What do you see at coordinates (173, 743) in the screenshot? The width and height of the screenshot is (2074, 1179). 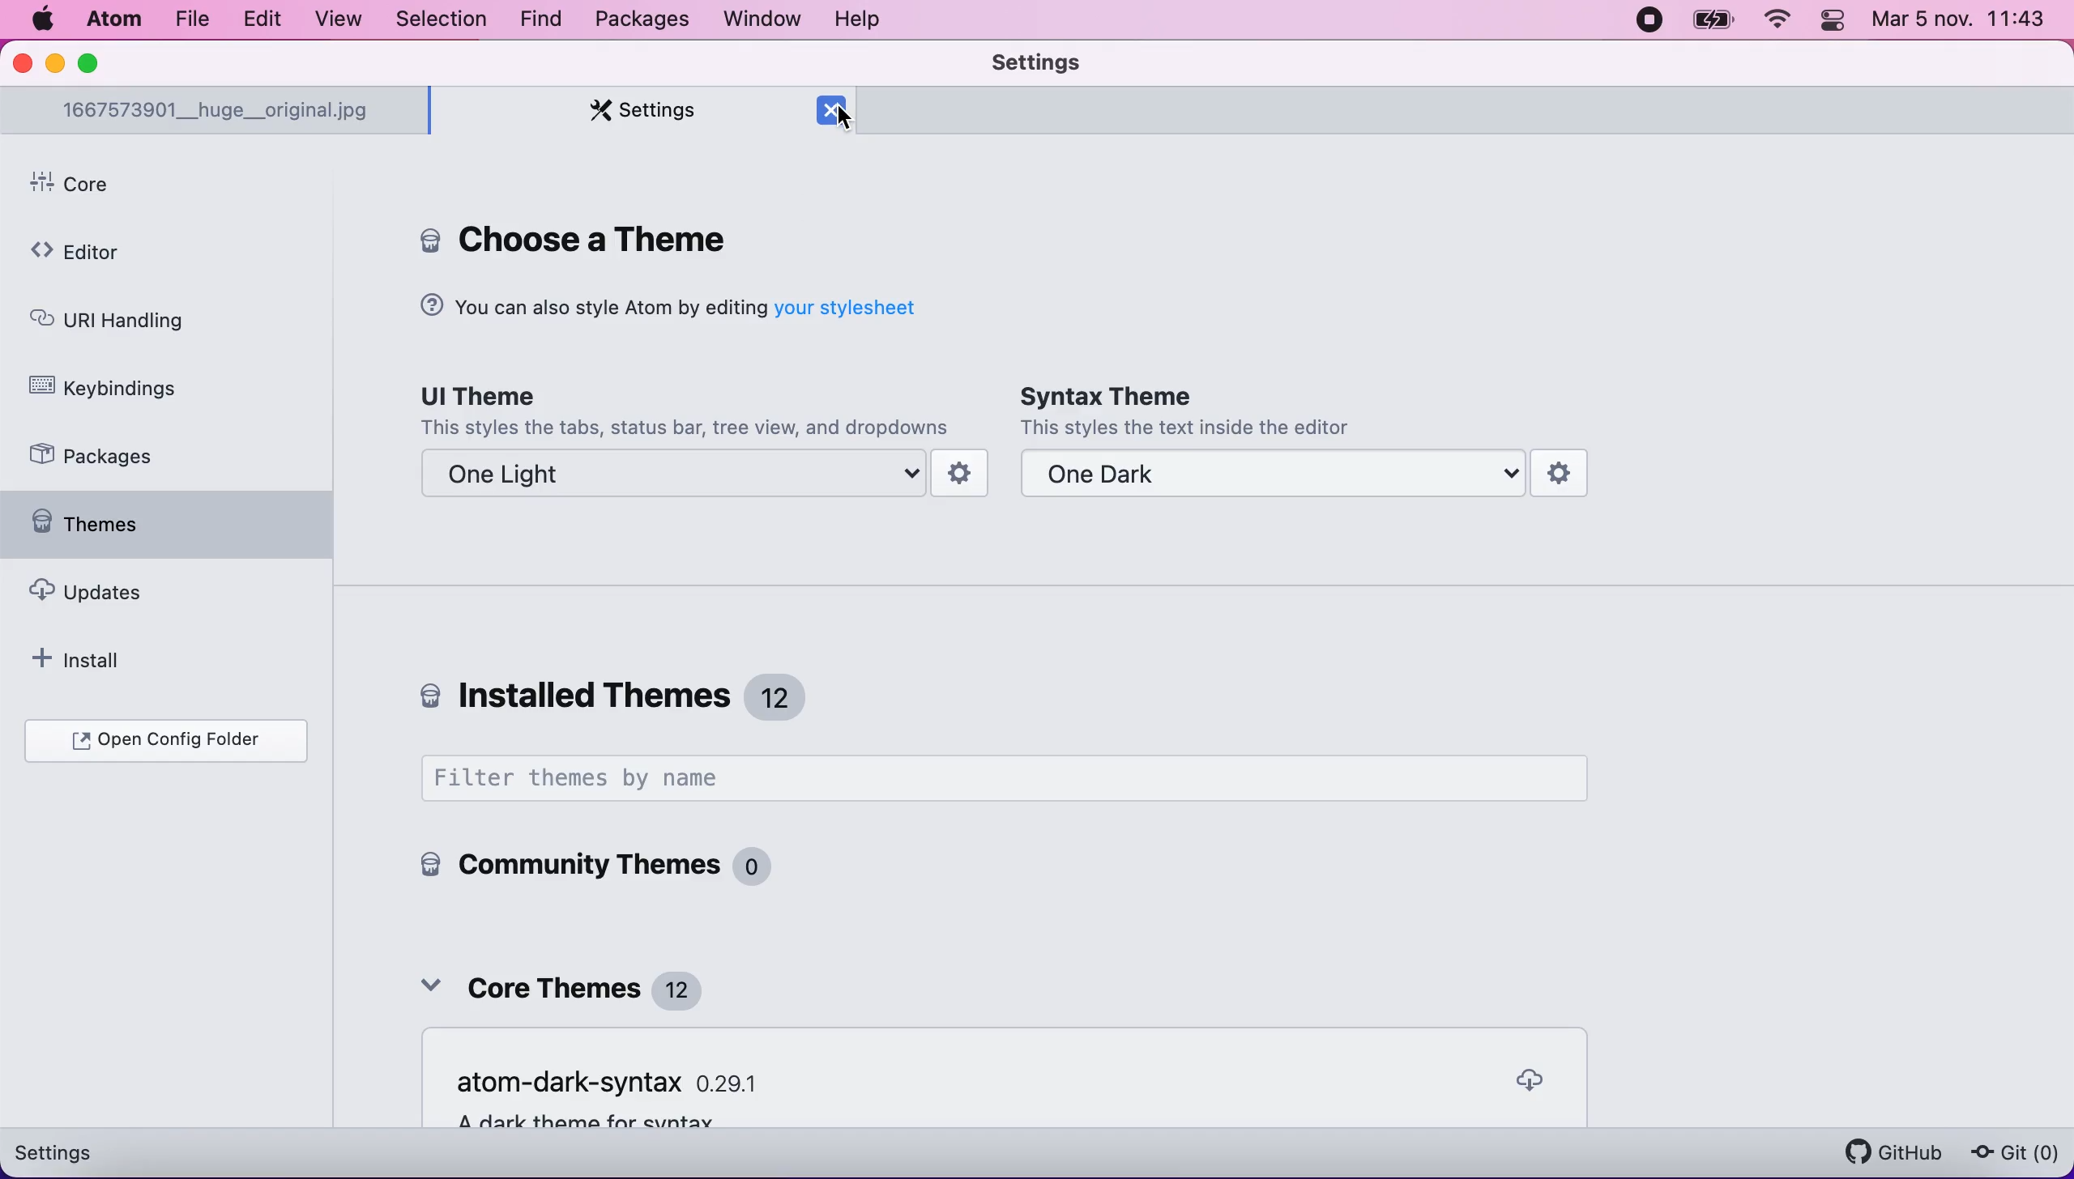 I see `open configuration folder` at bounding box center [173, 743].